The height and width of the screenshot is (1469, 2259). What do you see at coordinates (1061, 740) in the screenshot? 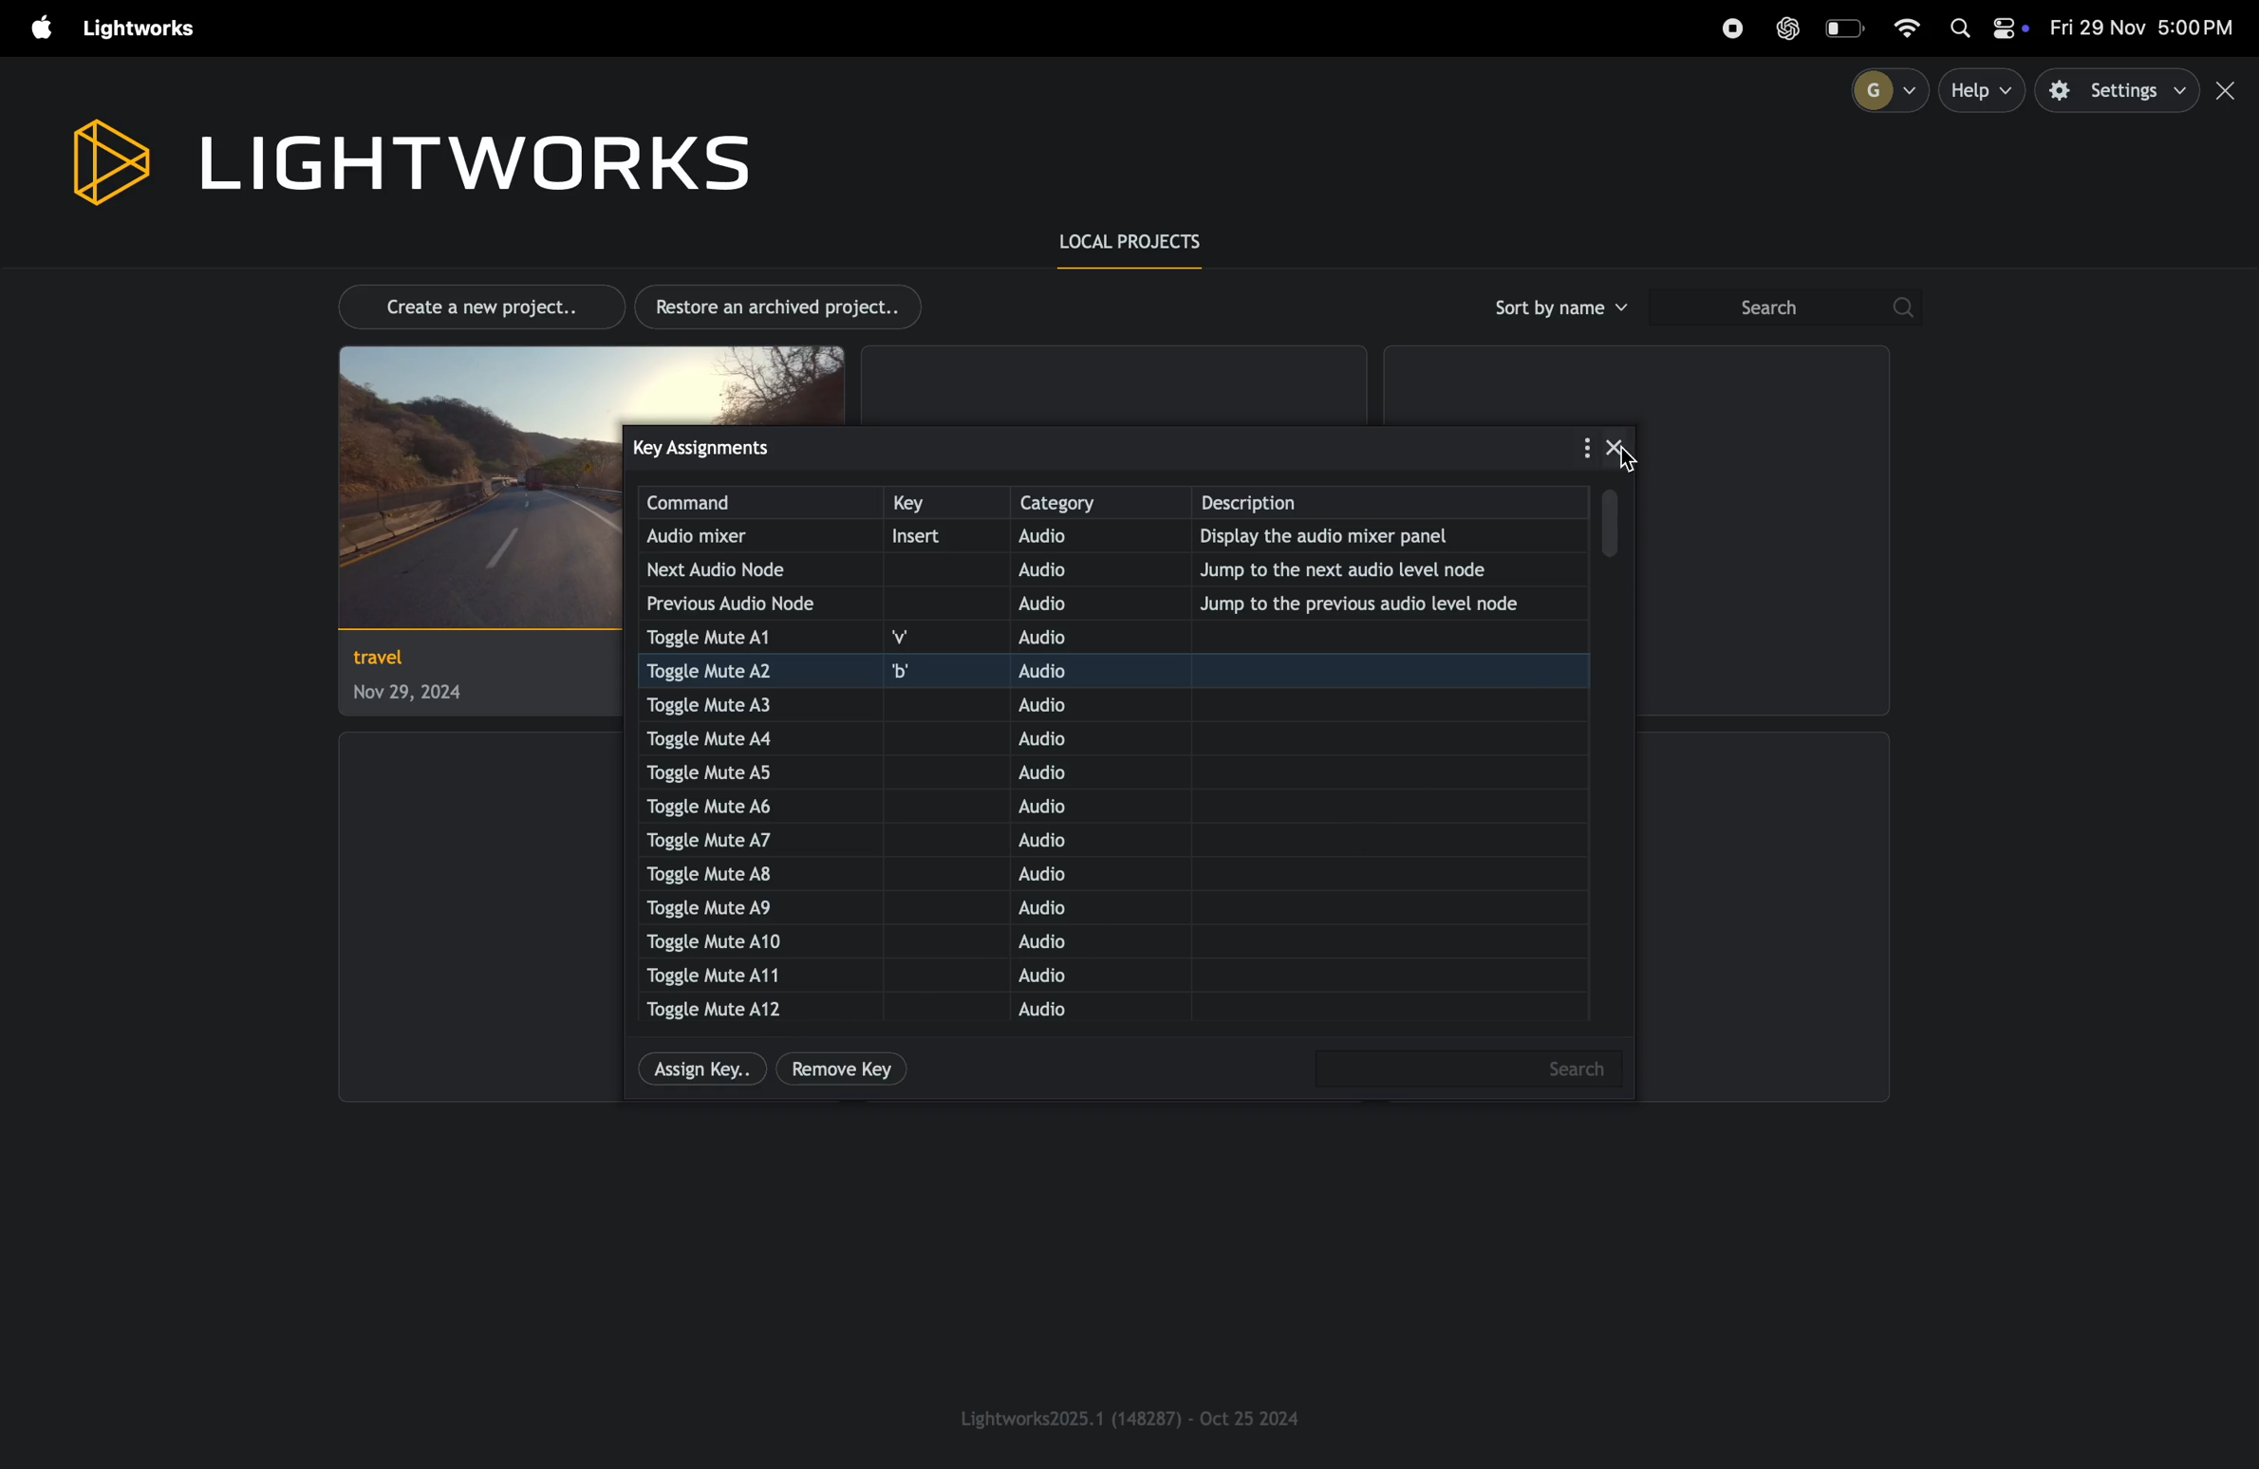
I see `audio` at bounding box center [1061, 740].